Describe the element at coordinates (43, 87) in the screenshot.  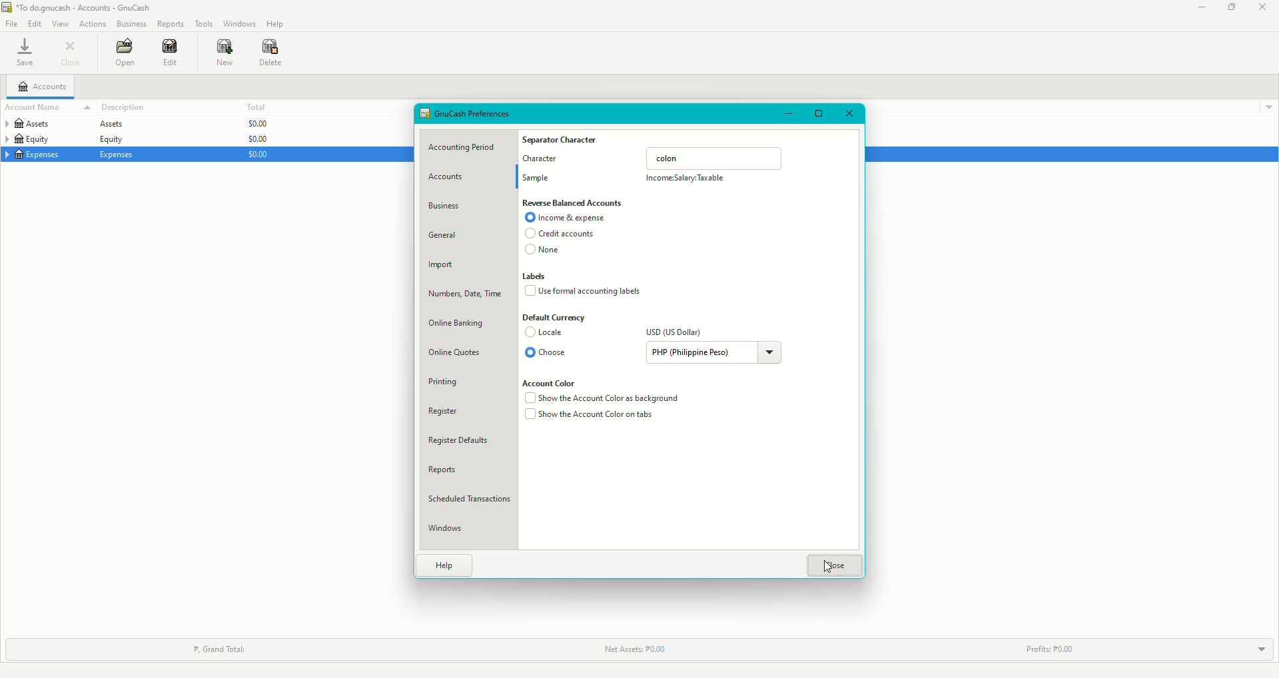
I see `Accounts` at that location.